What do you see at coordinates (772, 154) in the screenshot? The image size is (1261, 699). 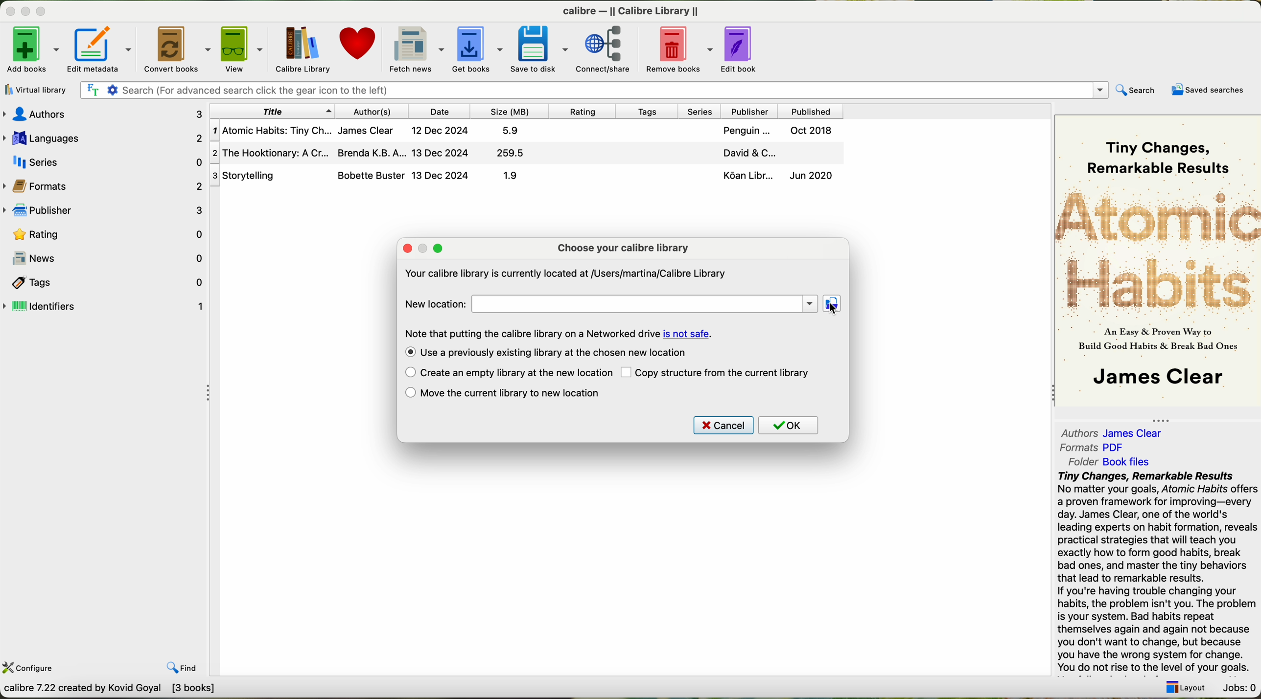 I see `David & C...` at bounding box center [772, 154].